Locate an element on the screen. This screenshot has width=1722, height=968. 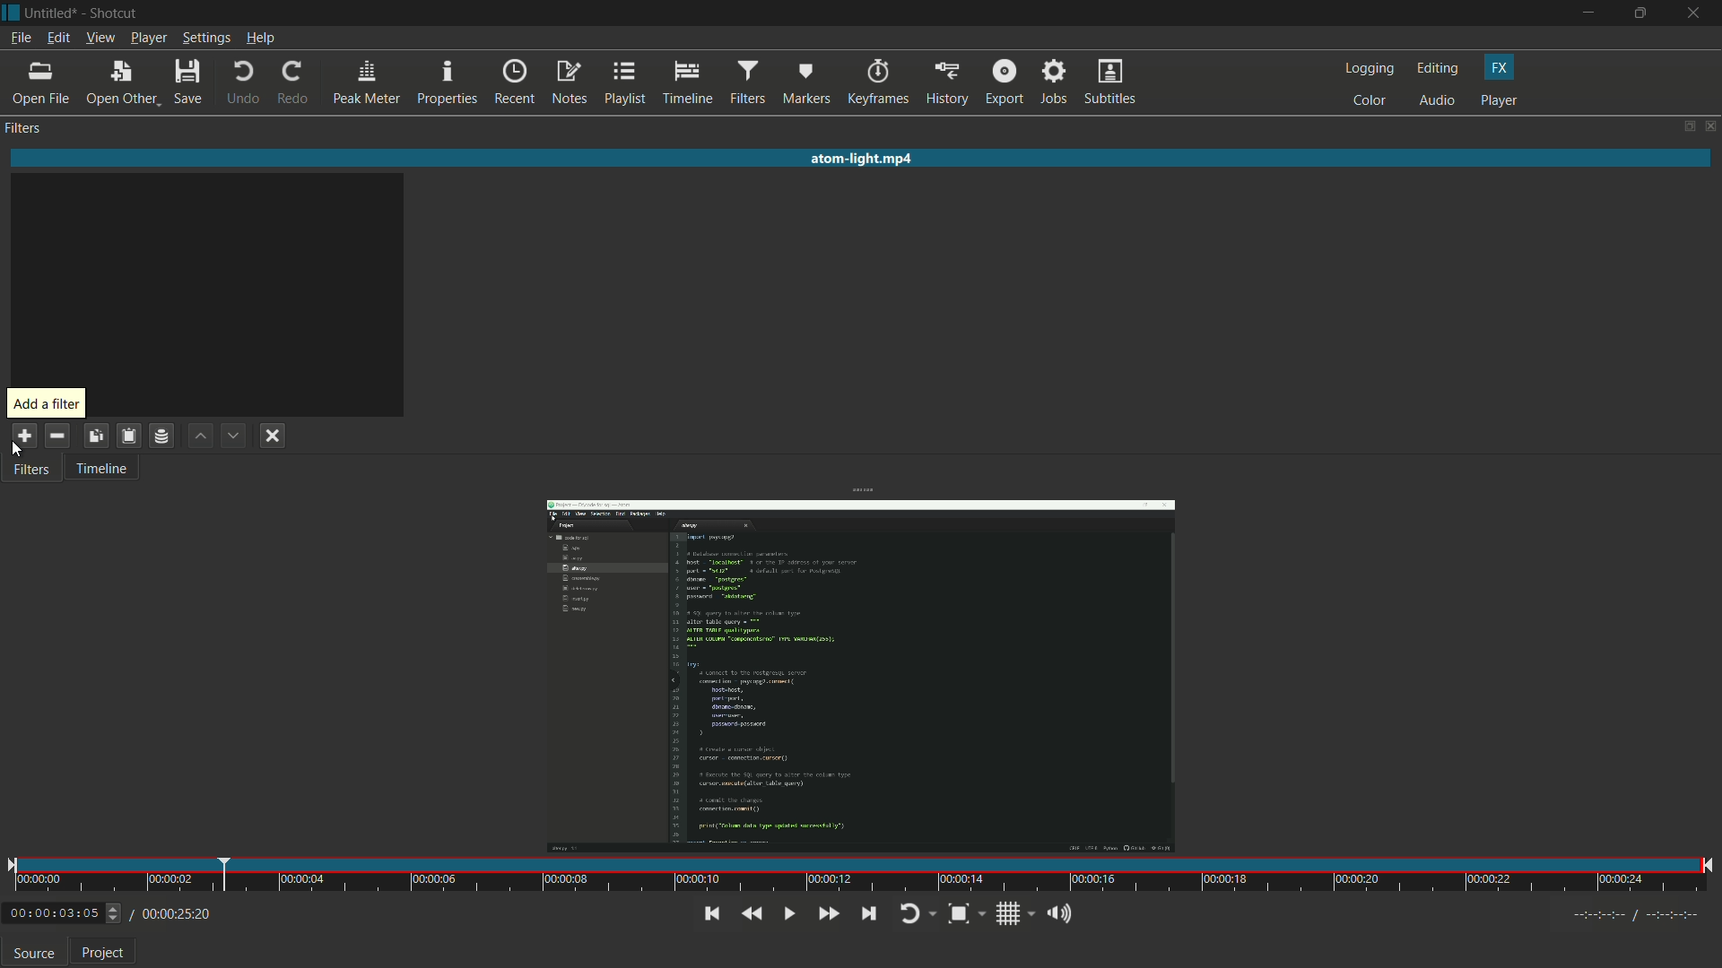
open file is located at coordinates (40, 84).